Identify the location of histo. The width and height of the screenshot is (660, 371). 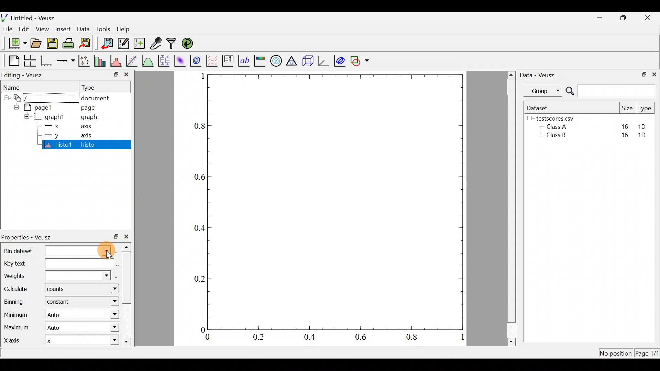
(88, 145).